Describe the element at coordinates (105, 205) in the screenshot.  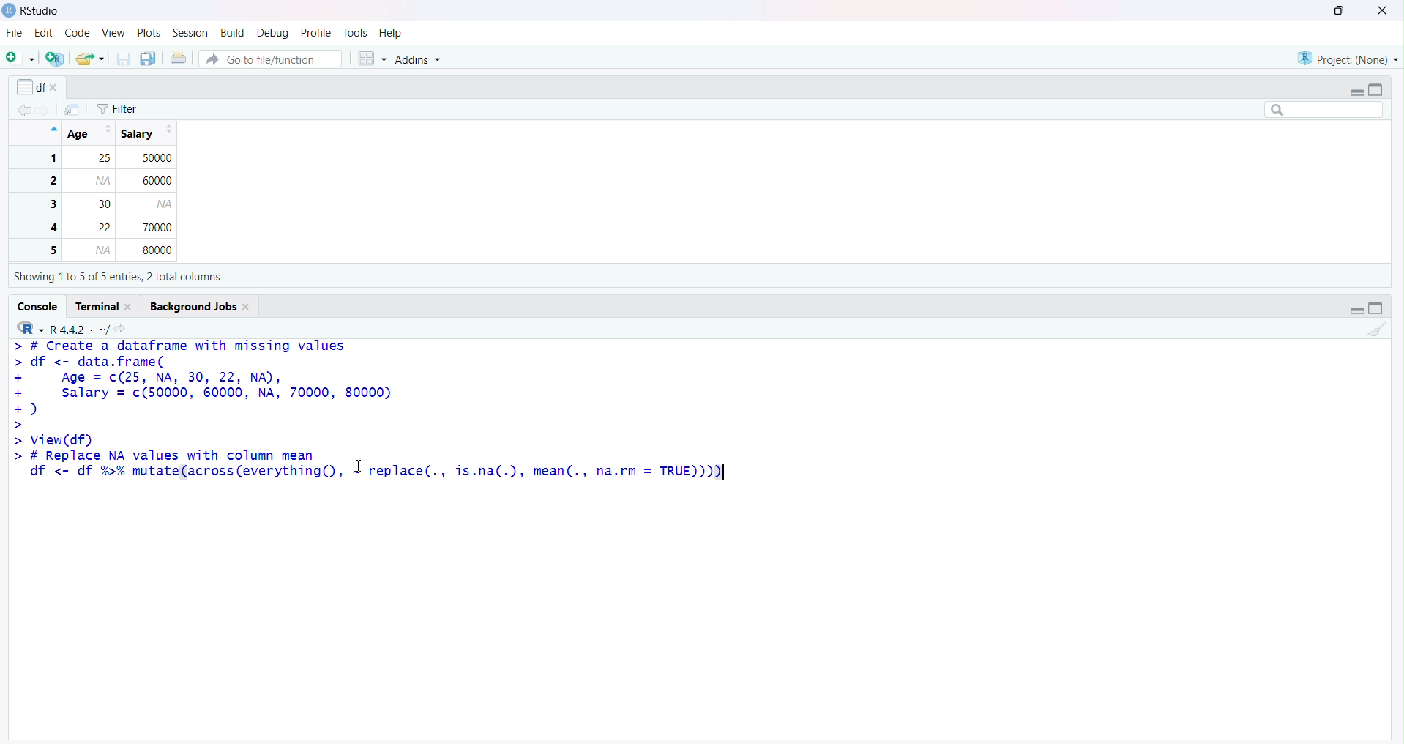
I see `1 25 50000
2 60000
3 30

4 22 70000
5 80000` at that location.